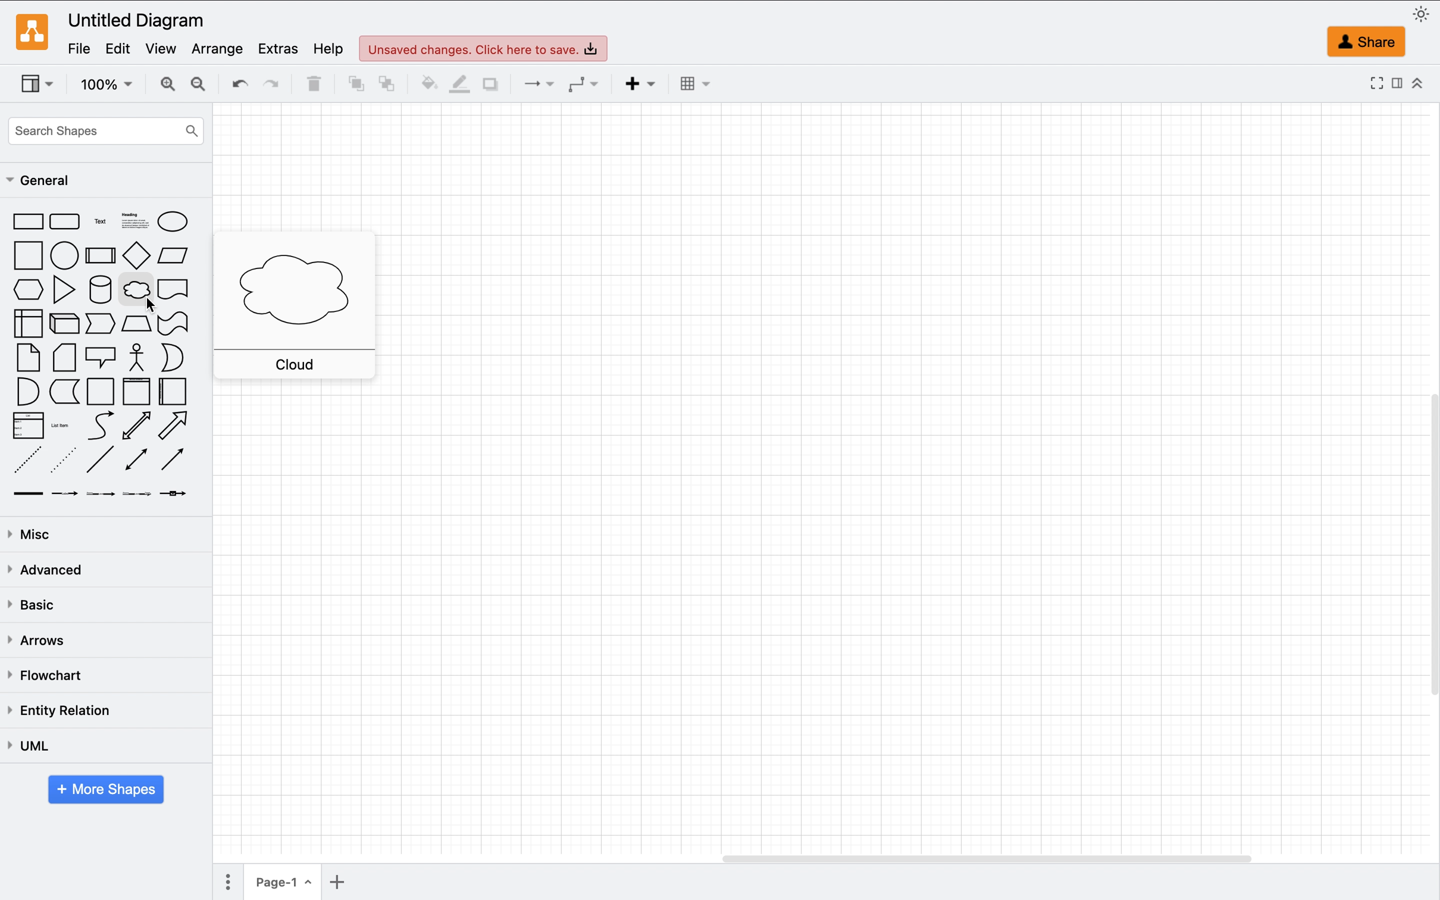  I want to click on hexagon, so click(27, 289).